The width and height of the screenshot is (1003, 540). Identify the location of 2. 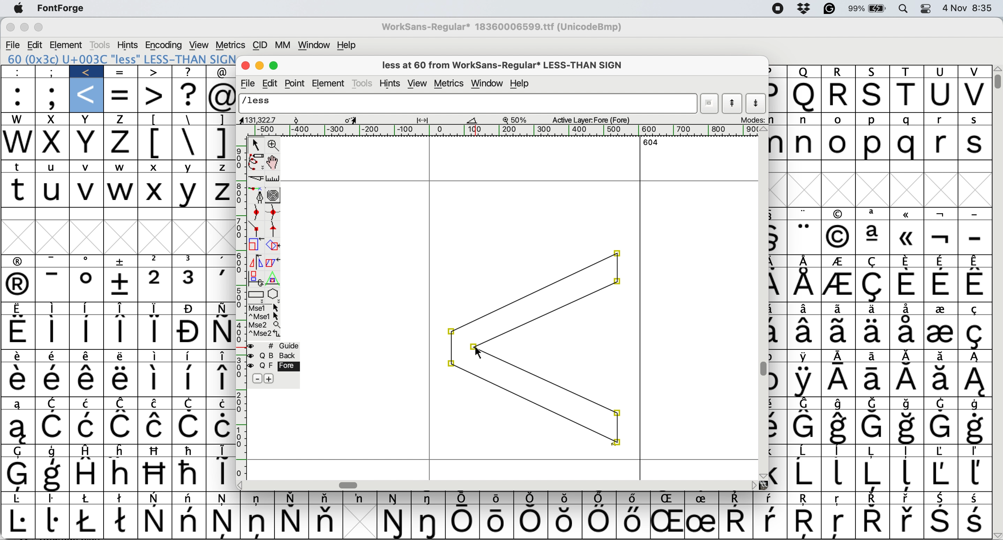
(156, 261).